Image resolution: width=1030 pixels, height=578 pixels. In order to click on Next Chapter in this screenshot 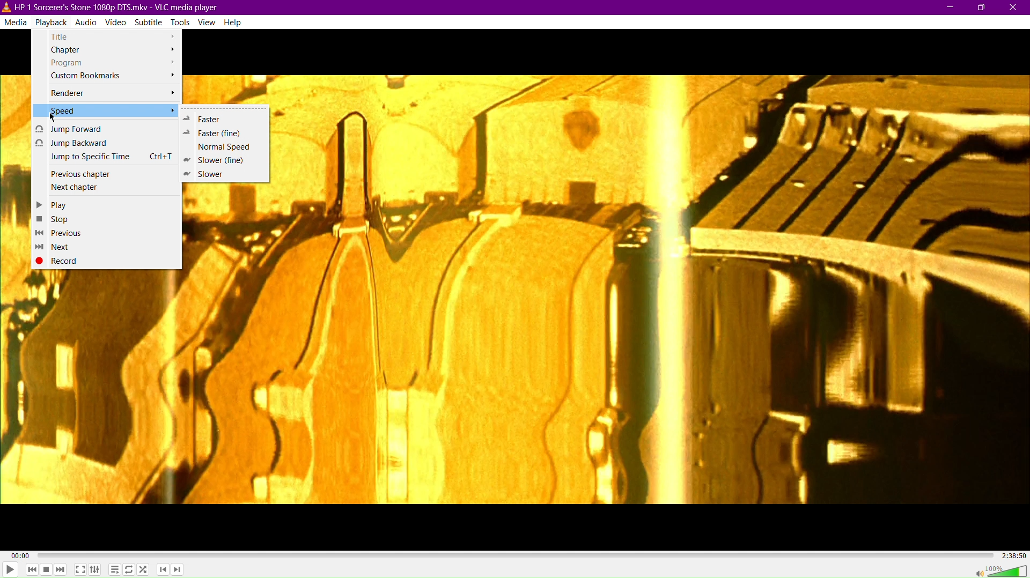, I will do `click(107, 187)`.